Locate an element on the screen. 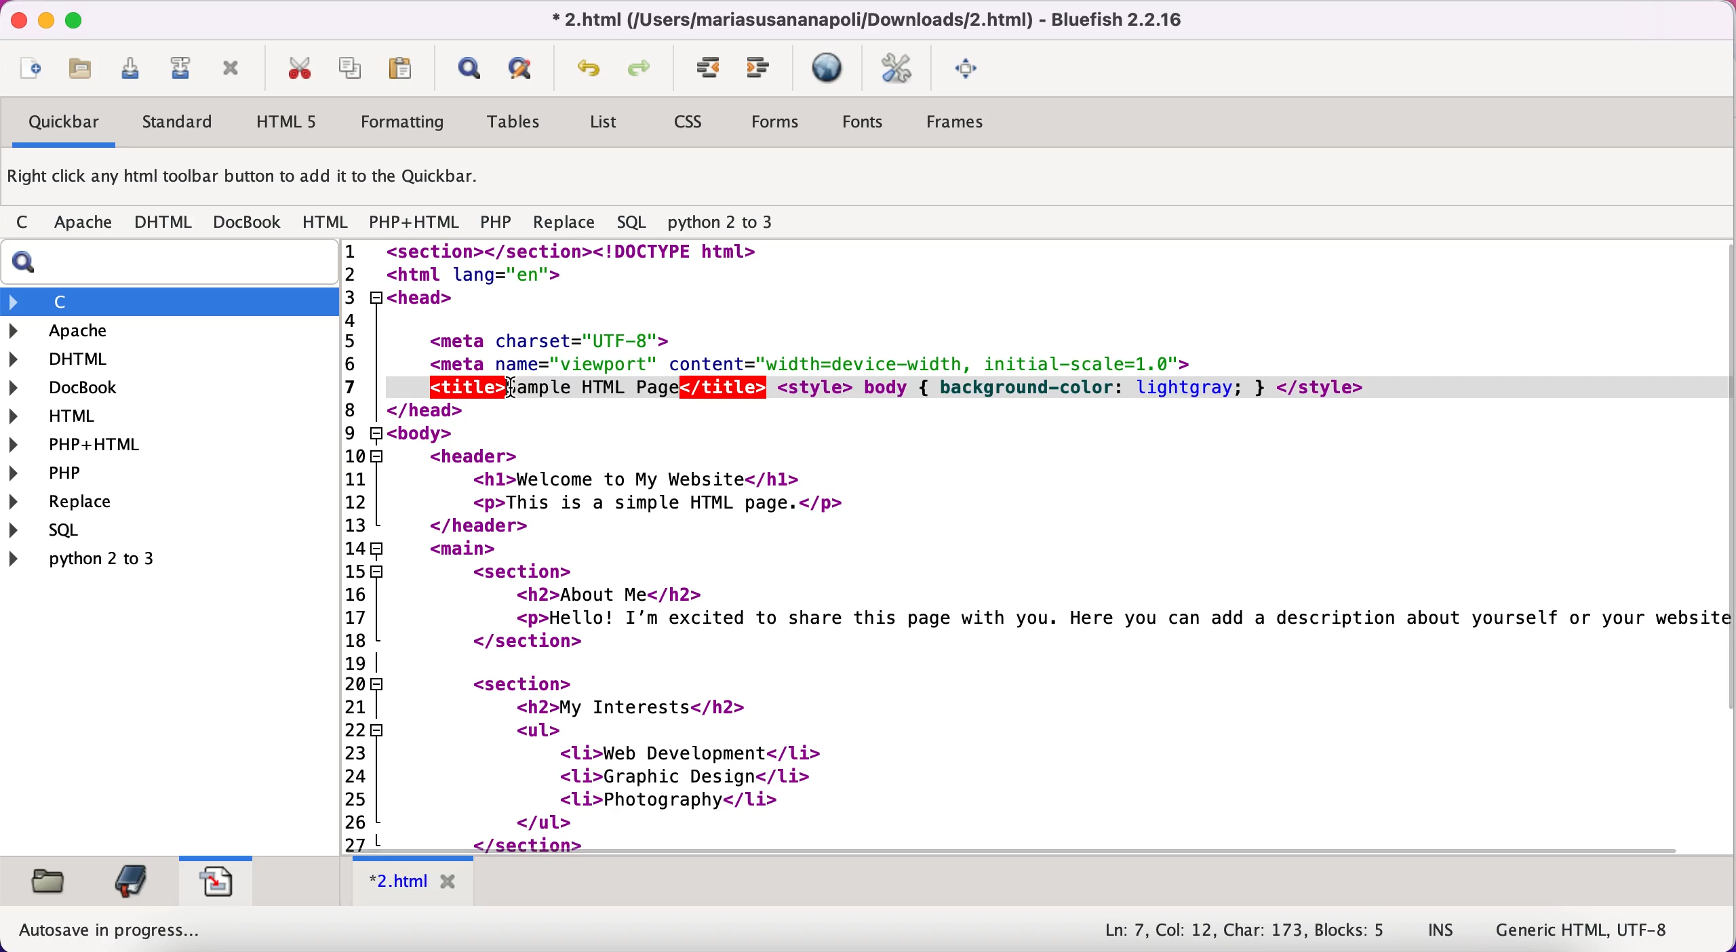  php+html is located at coordinates (416, 224).